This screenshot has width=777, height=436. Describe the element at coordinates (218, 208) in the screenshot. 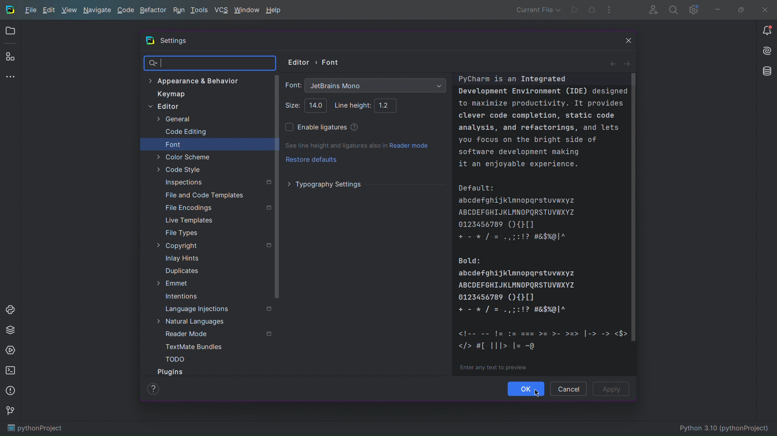

I see `File Encodings` at that location.